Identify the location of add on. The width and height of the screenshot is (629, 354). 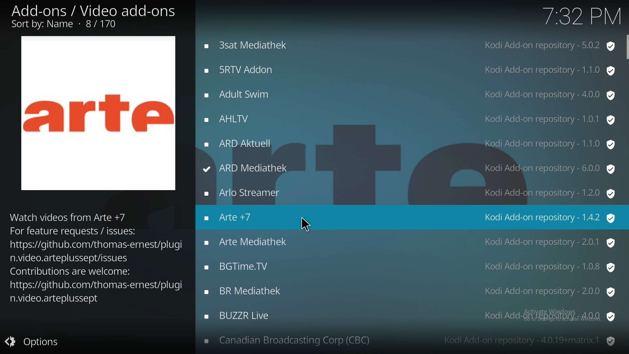
(409, 118).